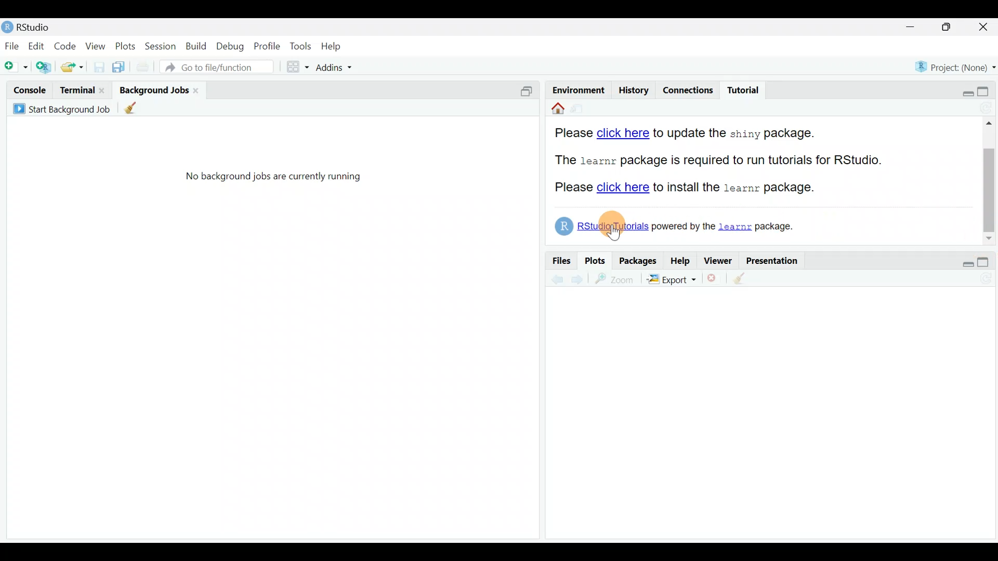 This screenshot has width=998, height=561. What do you see at coordinates (680, 260) in the screenshot?
I see `Help` at bounding box center [680, 260].